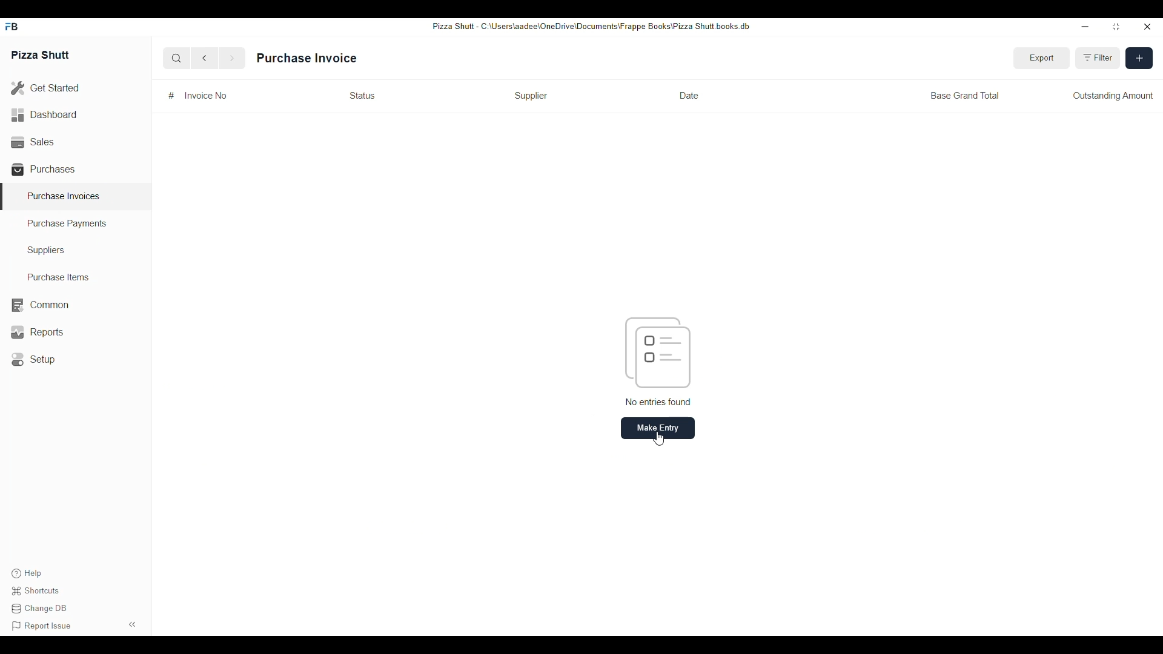  Describe the element at coordinates (657, 352) in the screenshot. I see `files icon` at that location.